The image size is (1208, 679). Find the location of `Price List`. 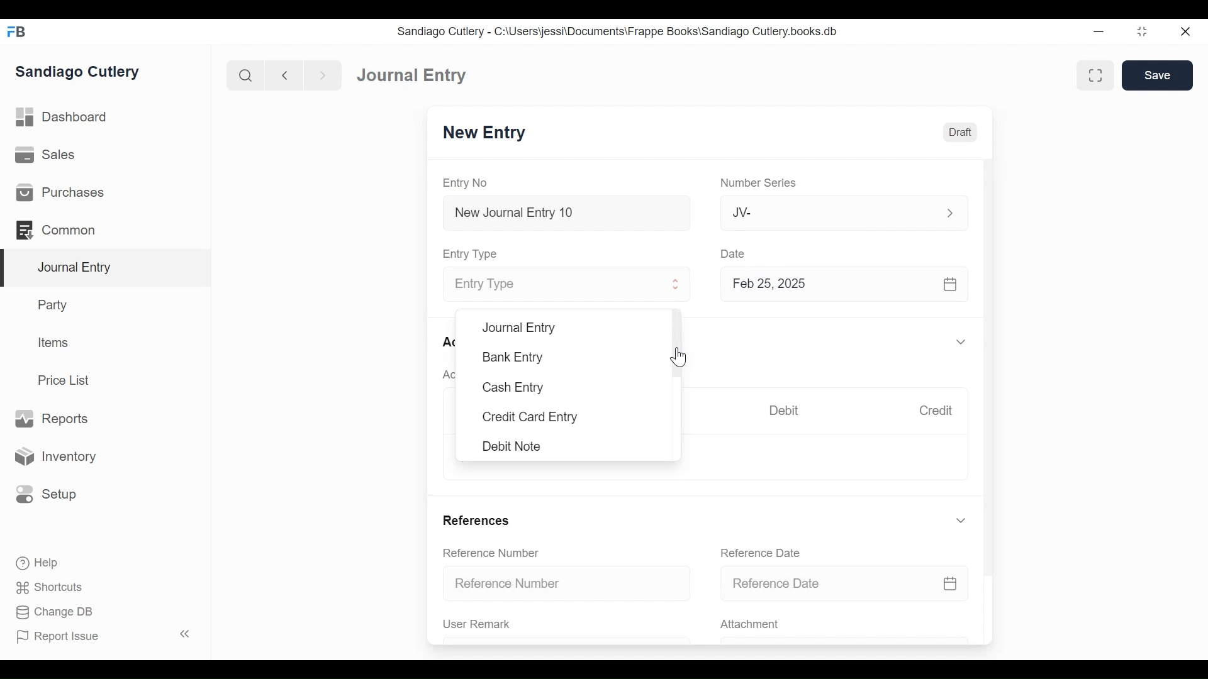

Price List is located at coordinates (66, 380).